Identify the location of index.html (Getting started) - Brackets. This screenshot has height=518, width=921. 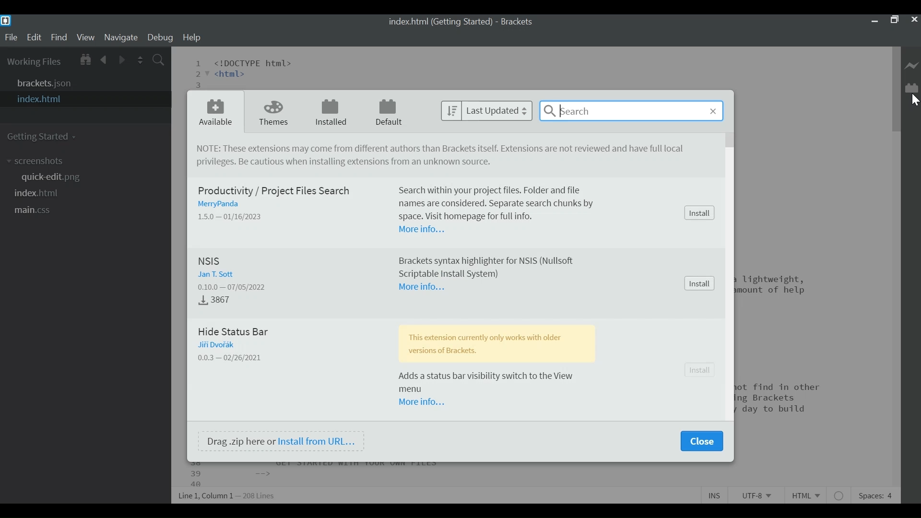
(461, 23).